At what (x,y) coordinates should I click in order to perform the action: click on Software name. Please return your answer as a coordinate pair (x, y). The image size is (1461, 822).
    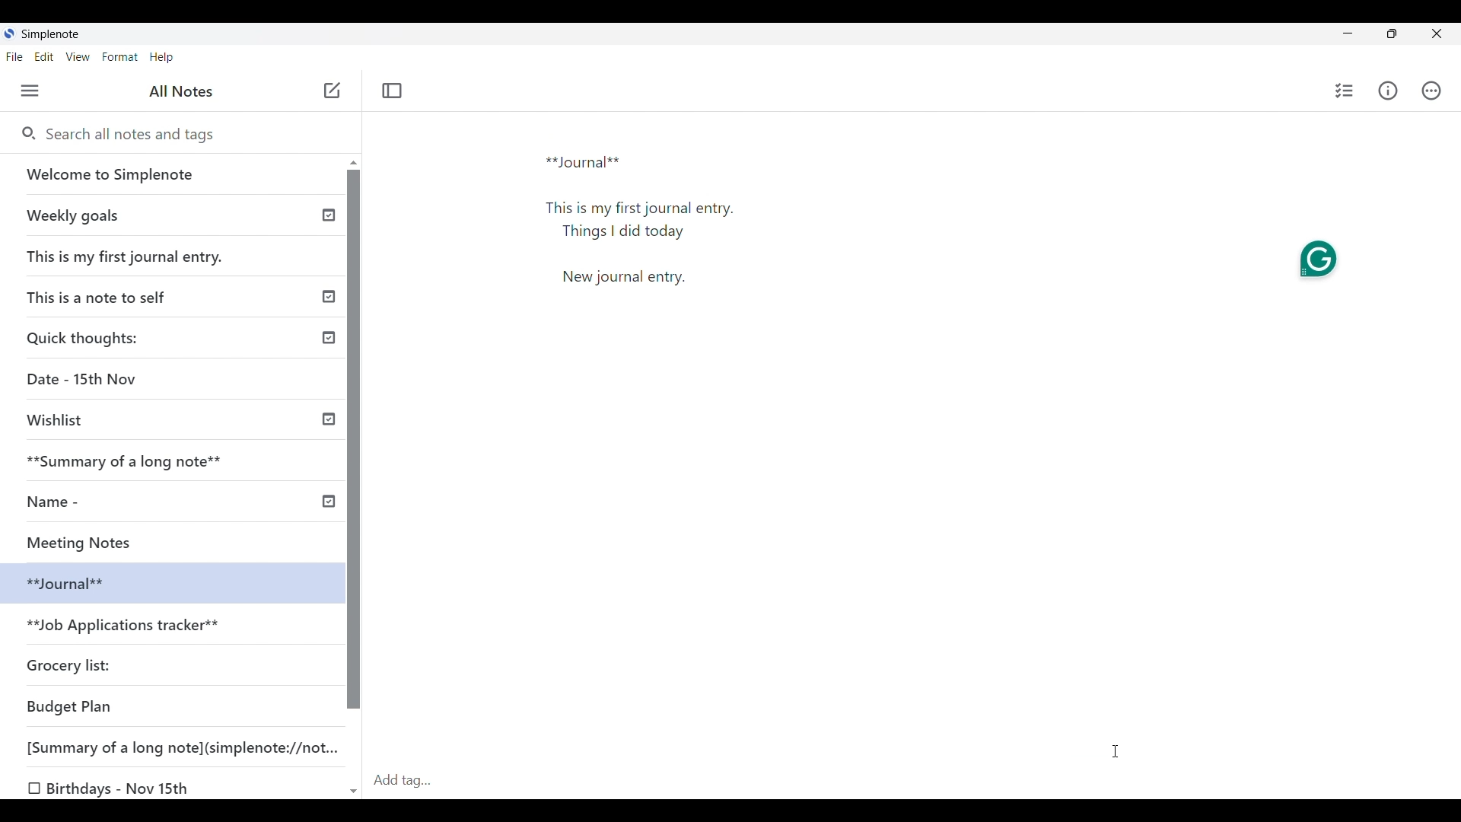
    Looking at the image, I should click on (52, 34).